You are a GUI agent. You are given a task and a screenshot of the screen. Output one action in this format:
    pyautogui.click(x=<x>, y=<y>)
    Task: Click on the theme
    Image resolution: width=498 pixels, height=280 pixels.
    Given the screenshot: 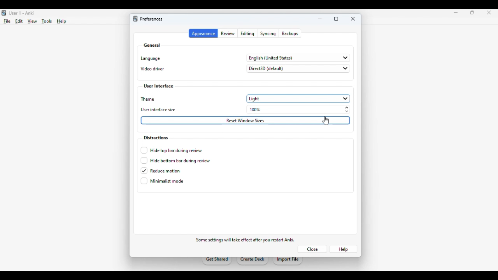 What is the action you would take?
    pyautogui.click(x=149, y=99)
    